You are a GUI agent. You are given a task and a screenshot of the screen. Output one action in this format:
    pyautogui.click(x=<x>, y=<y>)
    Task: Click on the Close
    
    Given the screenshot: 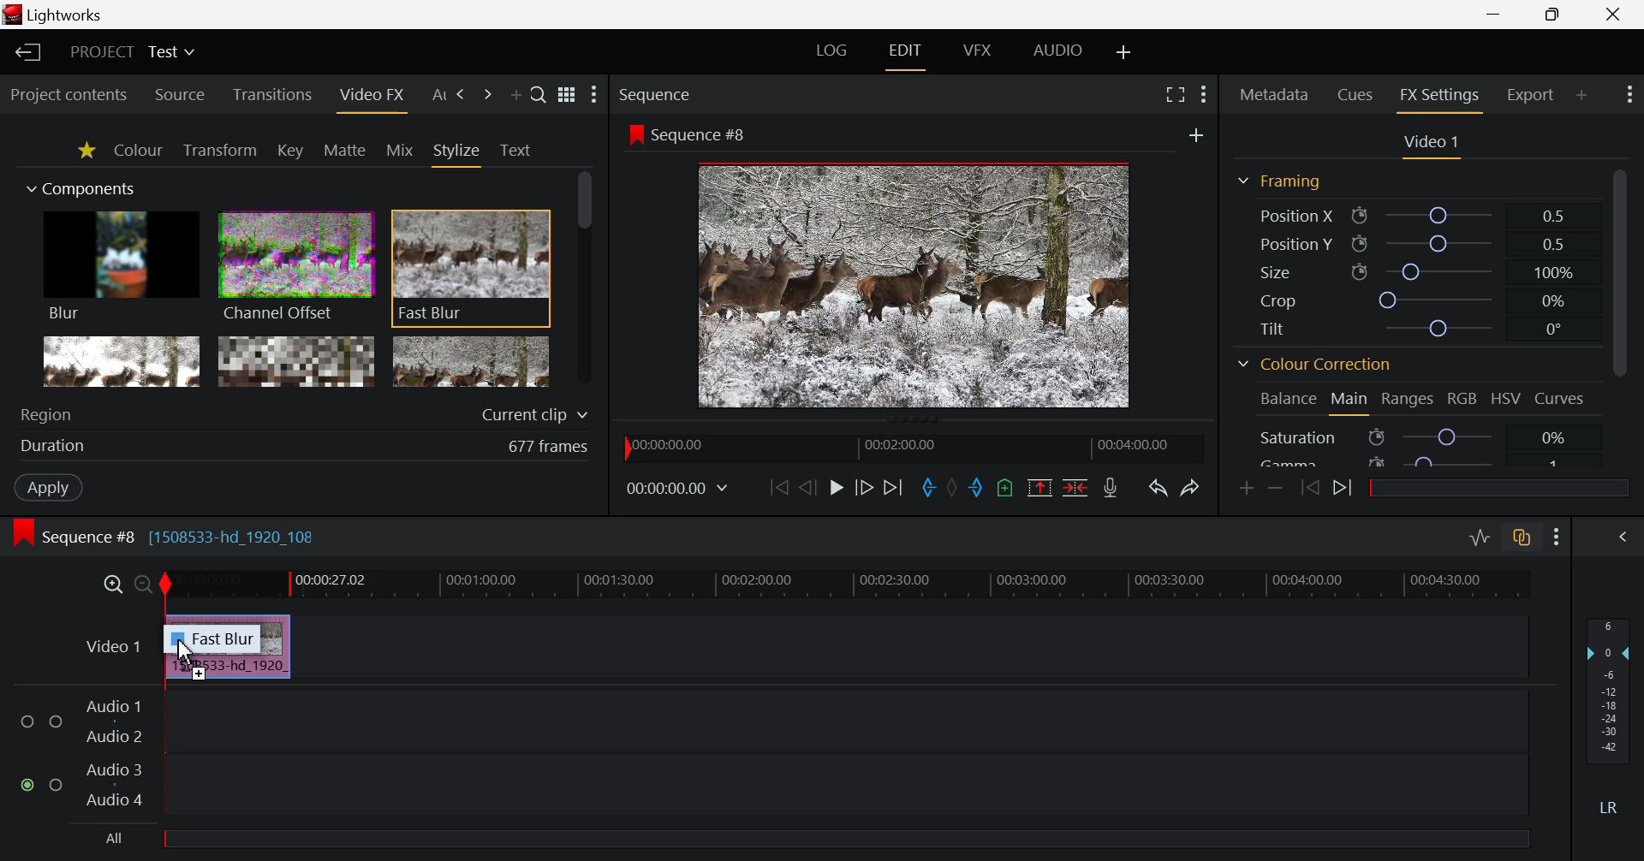 What is the action you would take?
    pyautogui.click(x=1612, y=14)
    